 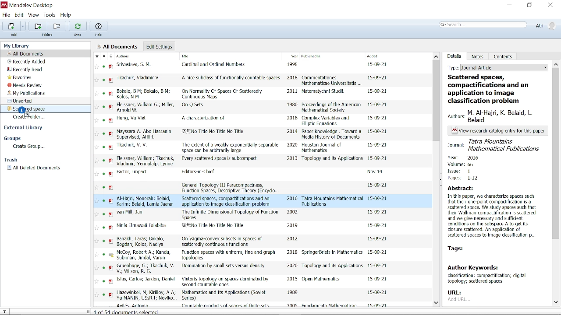 What do you see at coordinates (230, 147) in the screenshot?
I see `title` at bounding box center [230, 147].